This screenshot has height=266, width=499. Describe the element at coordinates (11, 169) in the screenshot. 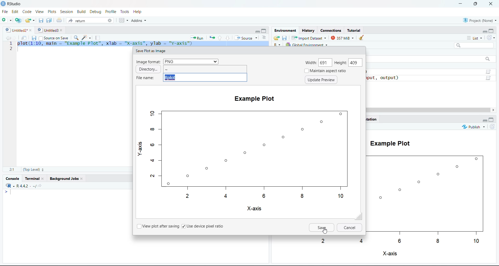

I see `2:1` at that location.